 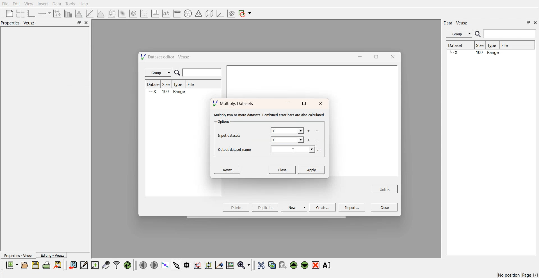 I want to click on Tools, so click(x=70, y=4).